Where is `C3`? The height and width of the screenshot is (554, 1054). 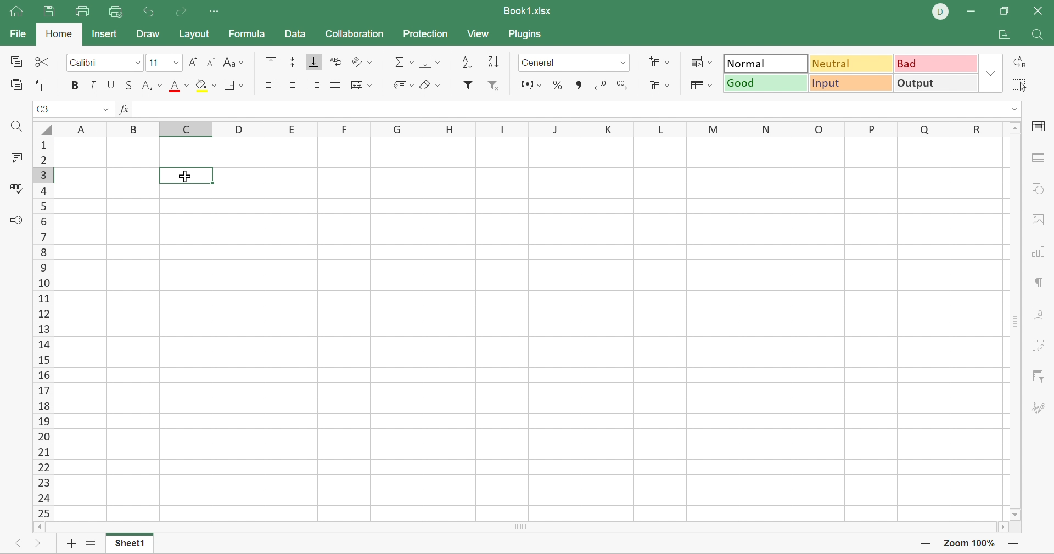
C3 is located at coordinates (44, 110).